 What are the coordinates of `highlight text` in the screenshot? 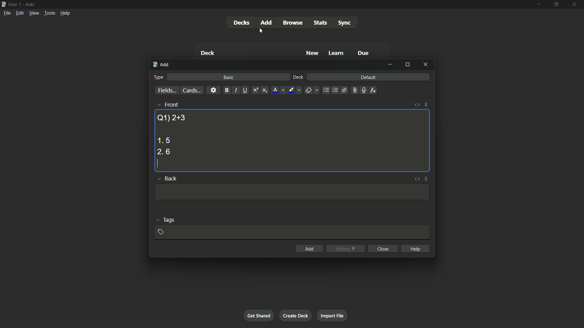 It's located at (290, 91).